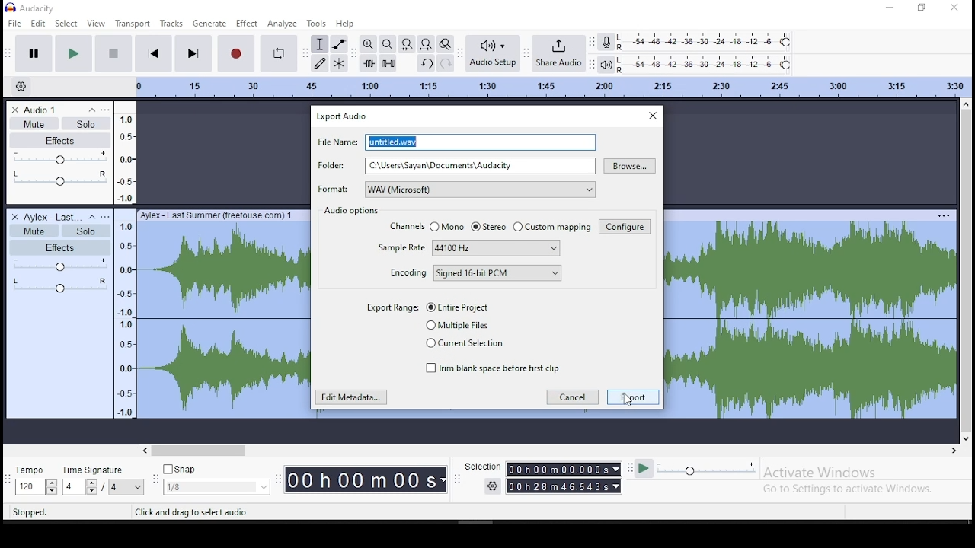 Image resolution: width=975 pixels, height=548 pixels. Describe the element at coordinates (366, 481) in the screenshot. I see `00h00M00s` at that location.